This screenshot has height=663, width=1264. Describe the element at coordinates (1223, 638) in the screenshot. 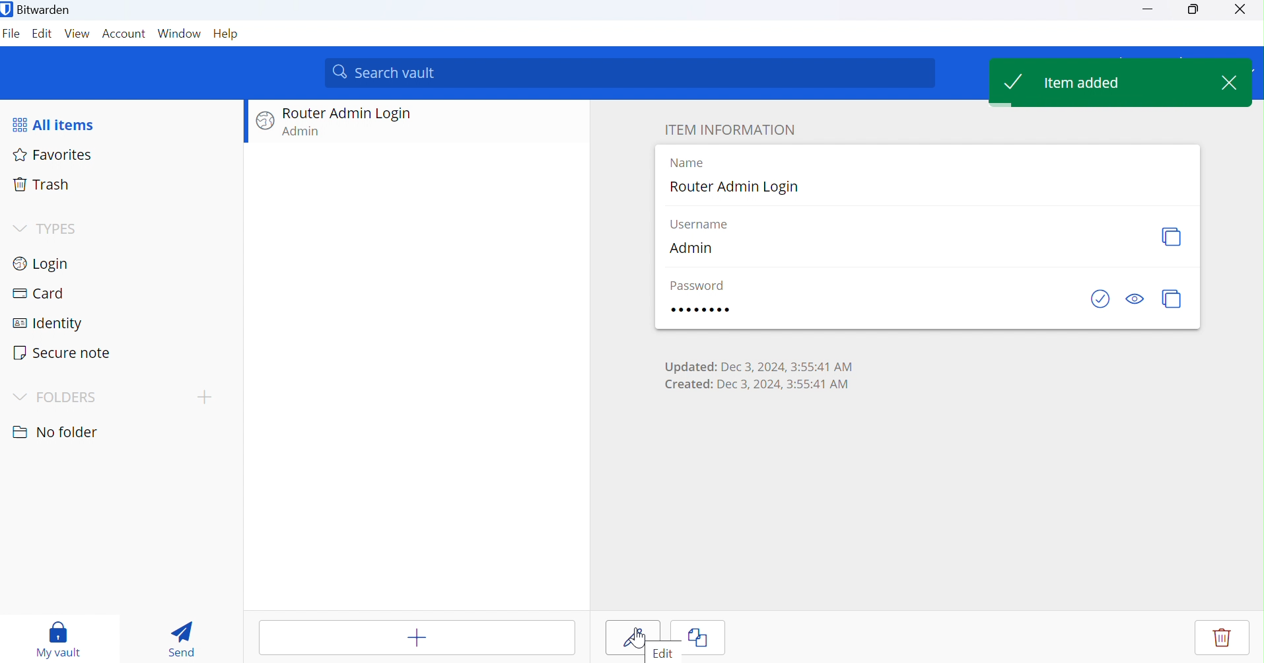

I see `Delete` at that location.